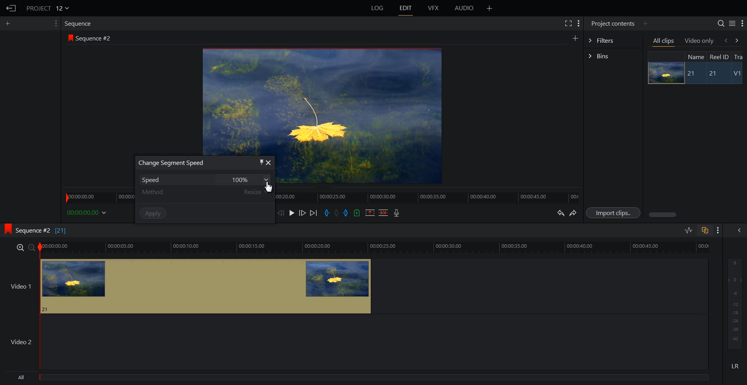 The height and width of the screenshot is (385, 747). What do you see at coordinates (153, 213) in the screenshot?
I see `Apply` at bounding box center [153, 213].